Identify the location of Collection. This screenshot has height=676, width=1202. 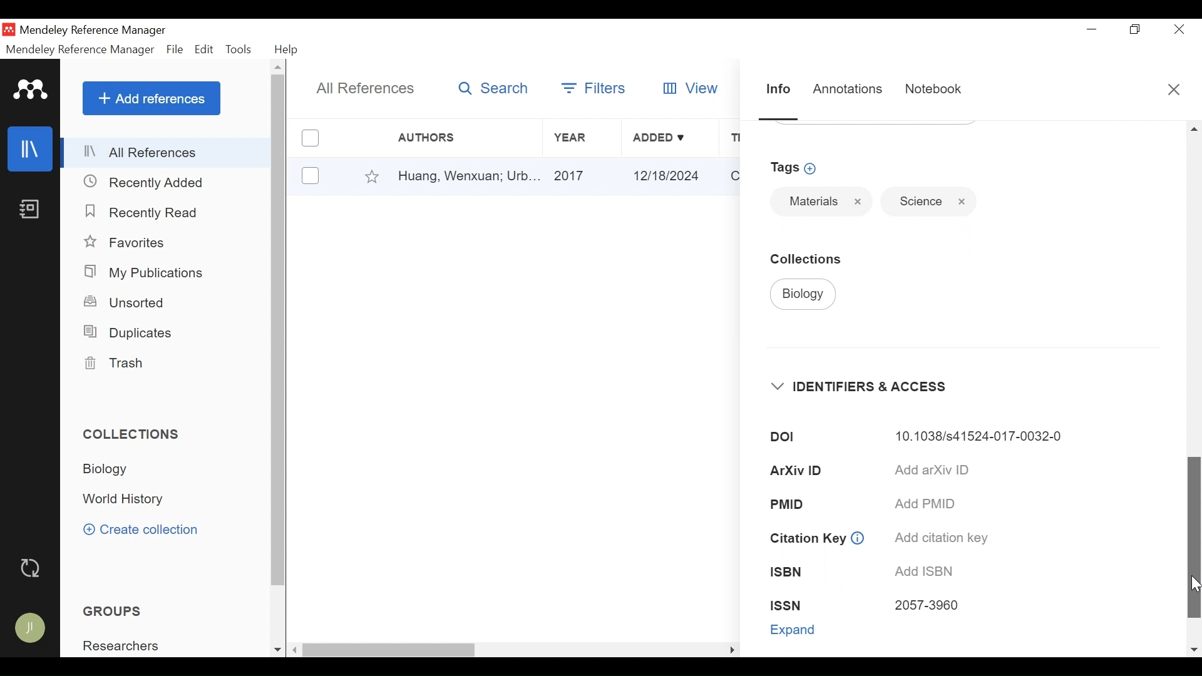
(812, 259).